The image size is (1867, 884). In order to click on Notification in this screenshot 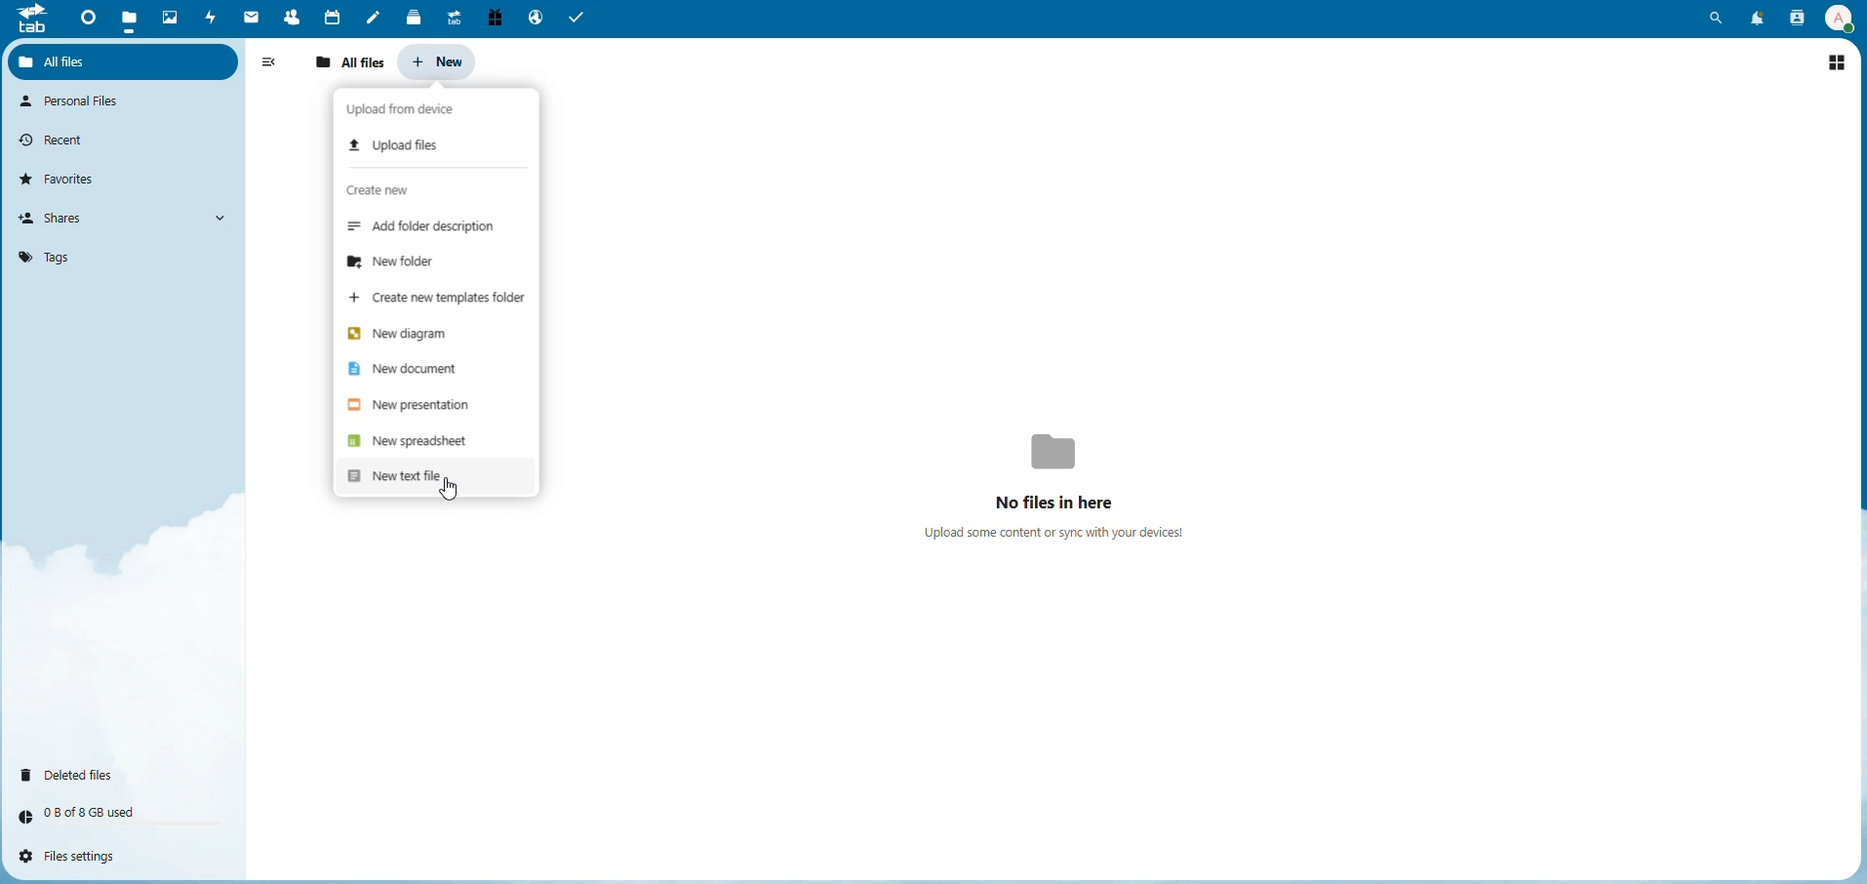, I will do `click(1754, 18)`.